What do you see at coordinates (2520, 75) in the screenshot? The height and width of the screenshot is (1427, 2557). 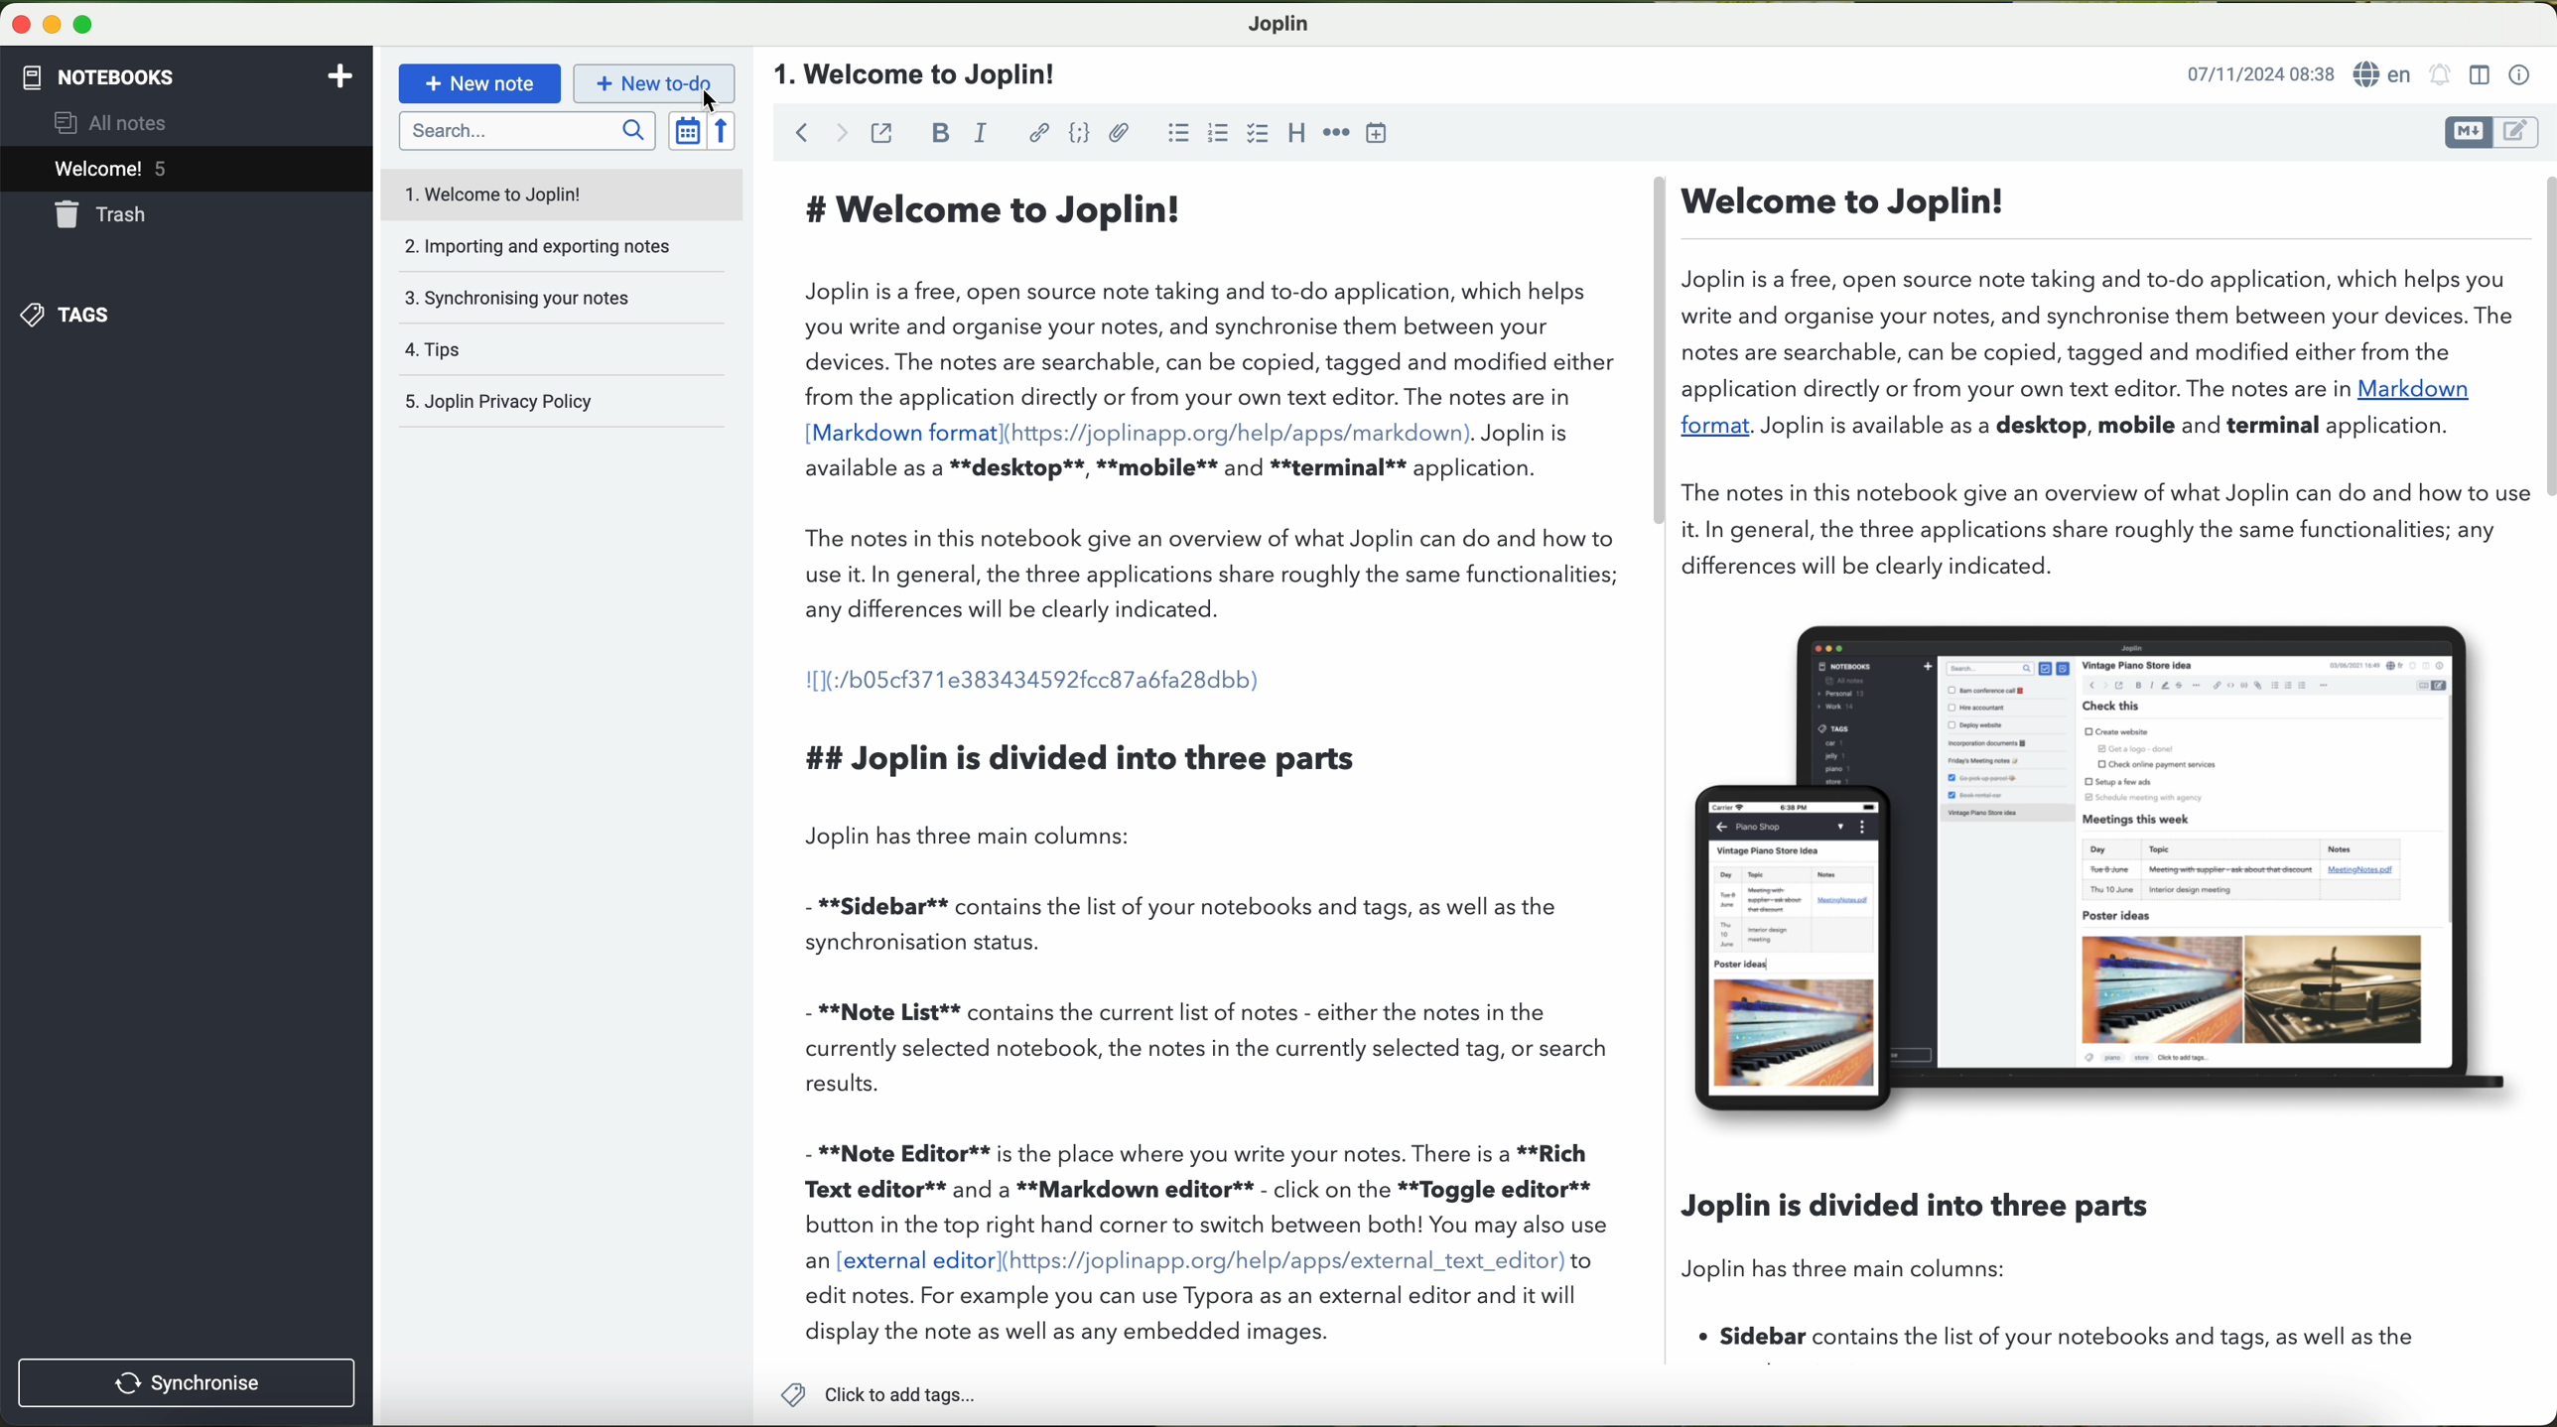 I see `note properties` at bounding box center [2520, 75].